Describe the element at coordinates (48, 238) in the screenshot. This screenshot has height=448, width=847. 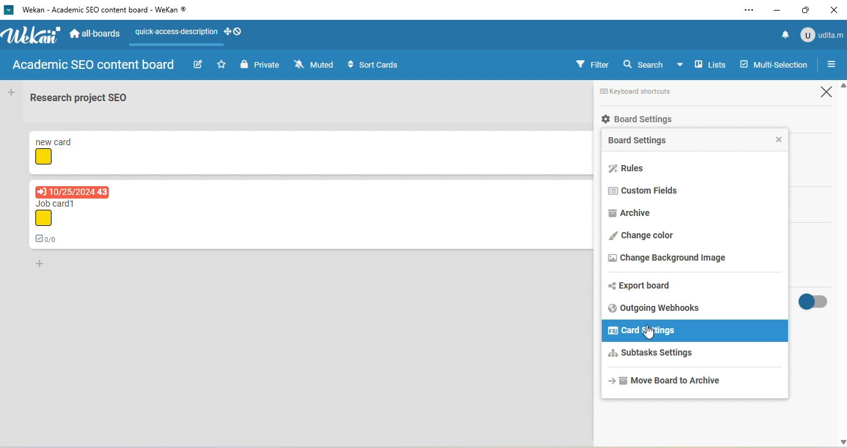
I see `0/0` at that location.